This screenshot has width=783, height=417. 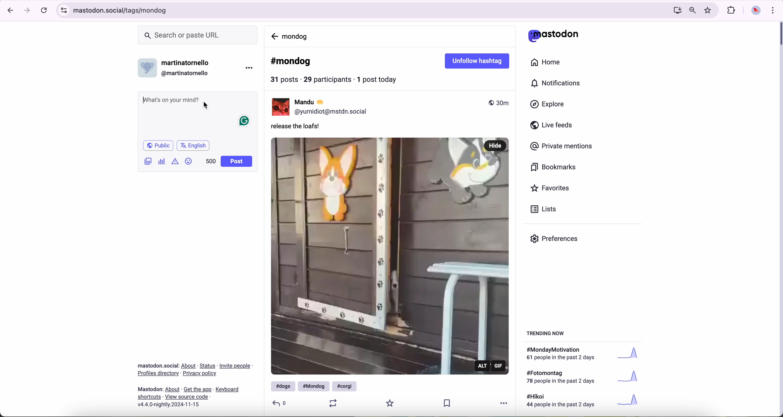 What do you see at coordinates (171, 100) in the screenshot?
I see `Whats on your mind?` at bounding box center [171, 100].